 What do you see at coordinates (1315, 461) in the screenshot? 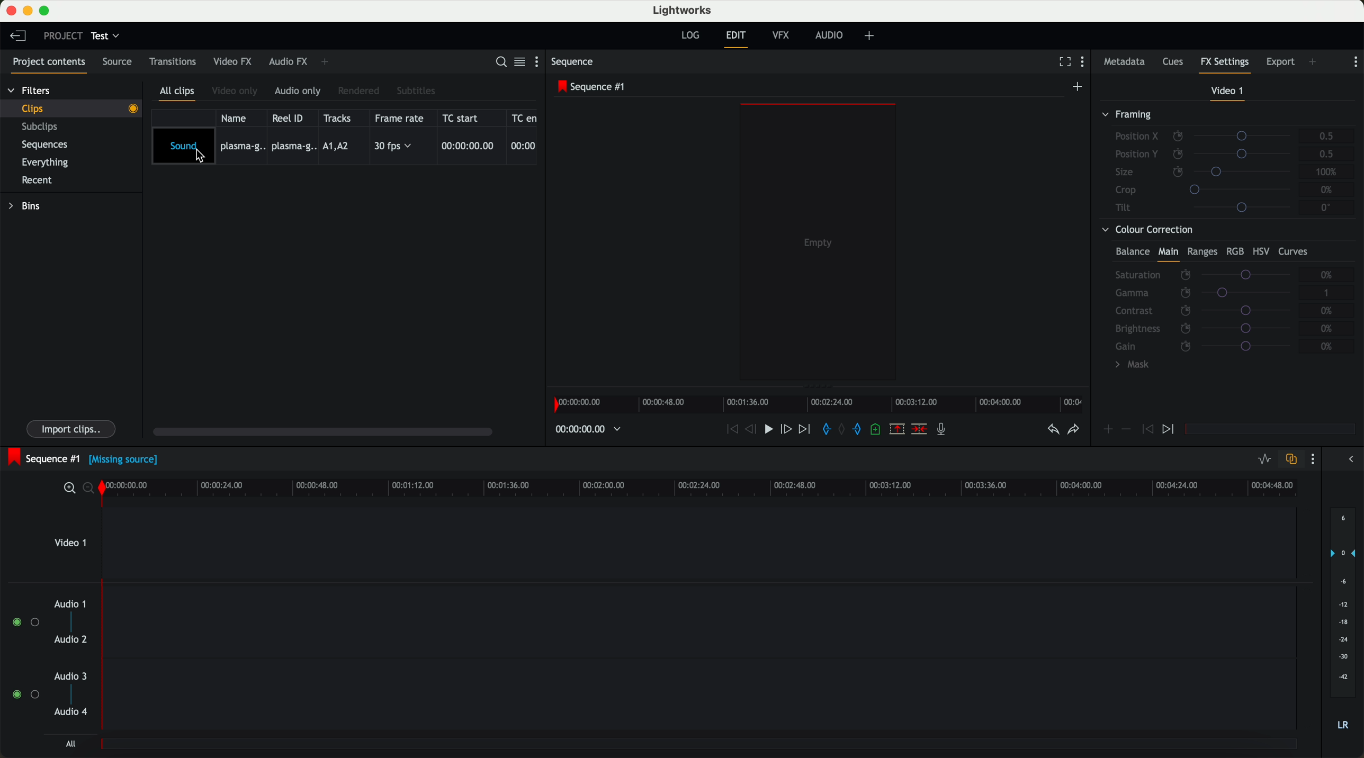
I see `show settings menu` at bounding box center [1315, 461].